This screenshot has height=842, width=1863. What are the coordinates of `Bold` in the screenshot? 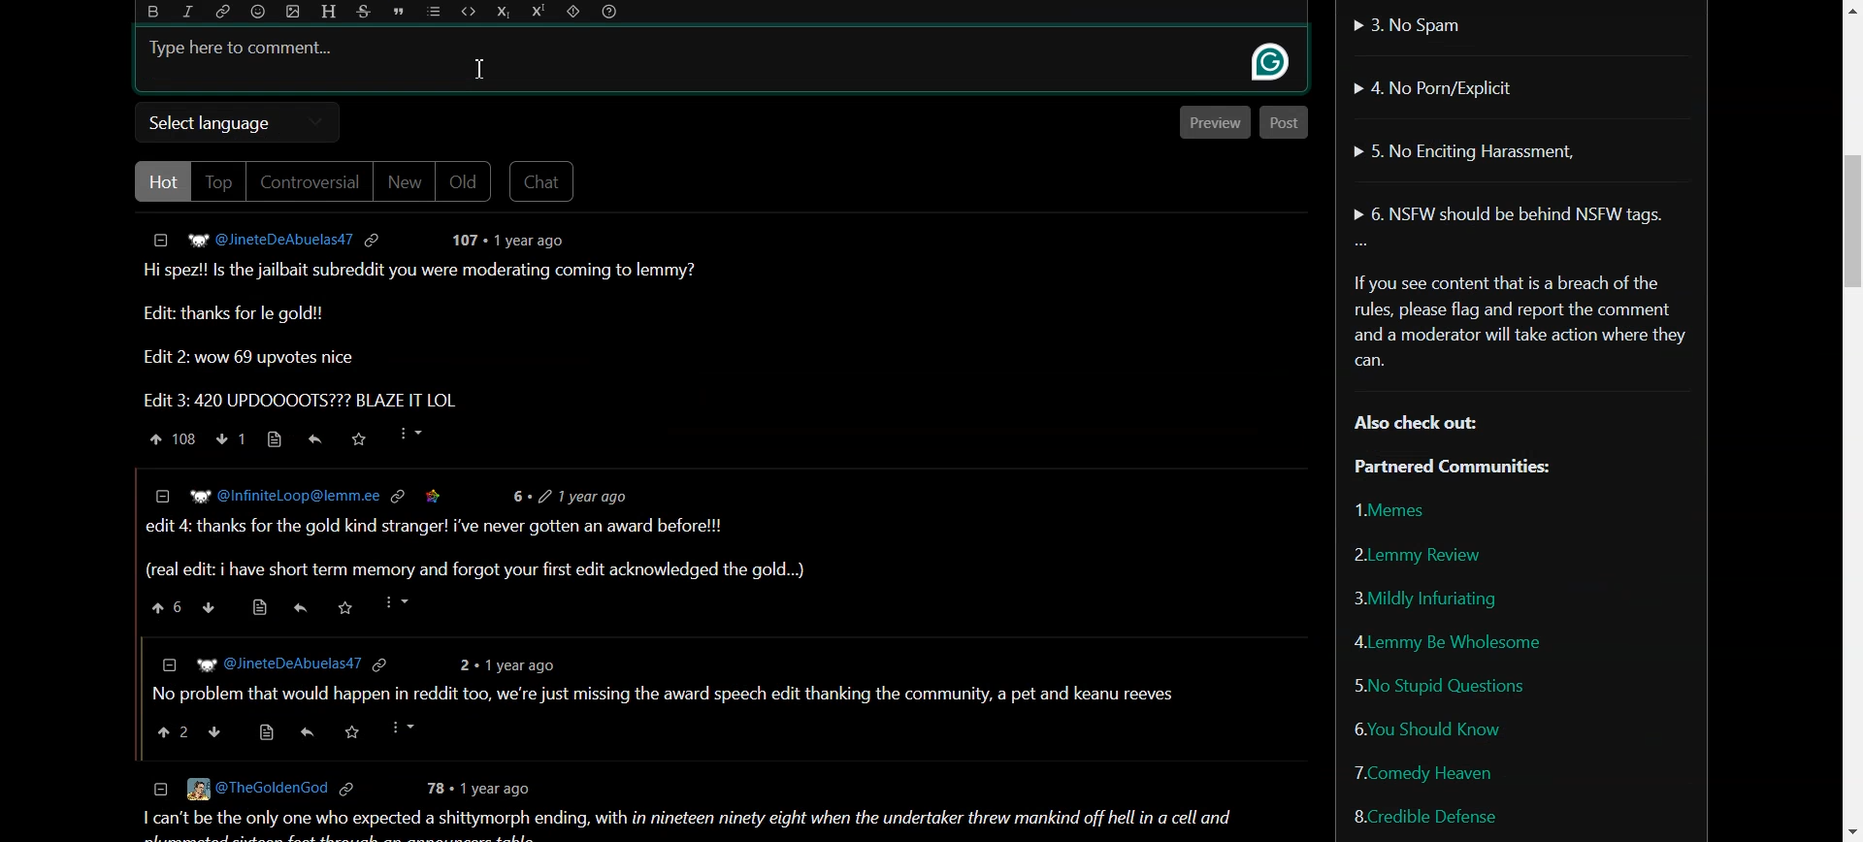 It's located at (153, 13).